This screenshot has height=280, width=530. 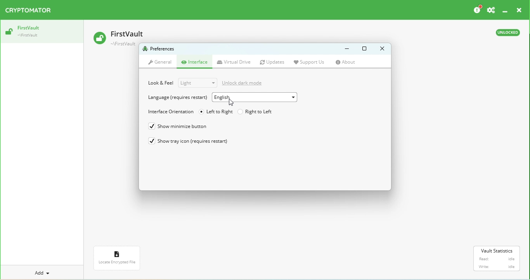 What do you see at coordinates (190, 140) in the screenshot?
I see `Show tray icon (requires restart)` at bounding box center [190, 140].